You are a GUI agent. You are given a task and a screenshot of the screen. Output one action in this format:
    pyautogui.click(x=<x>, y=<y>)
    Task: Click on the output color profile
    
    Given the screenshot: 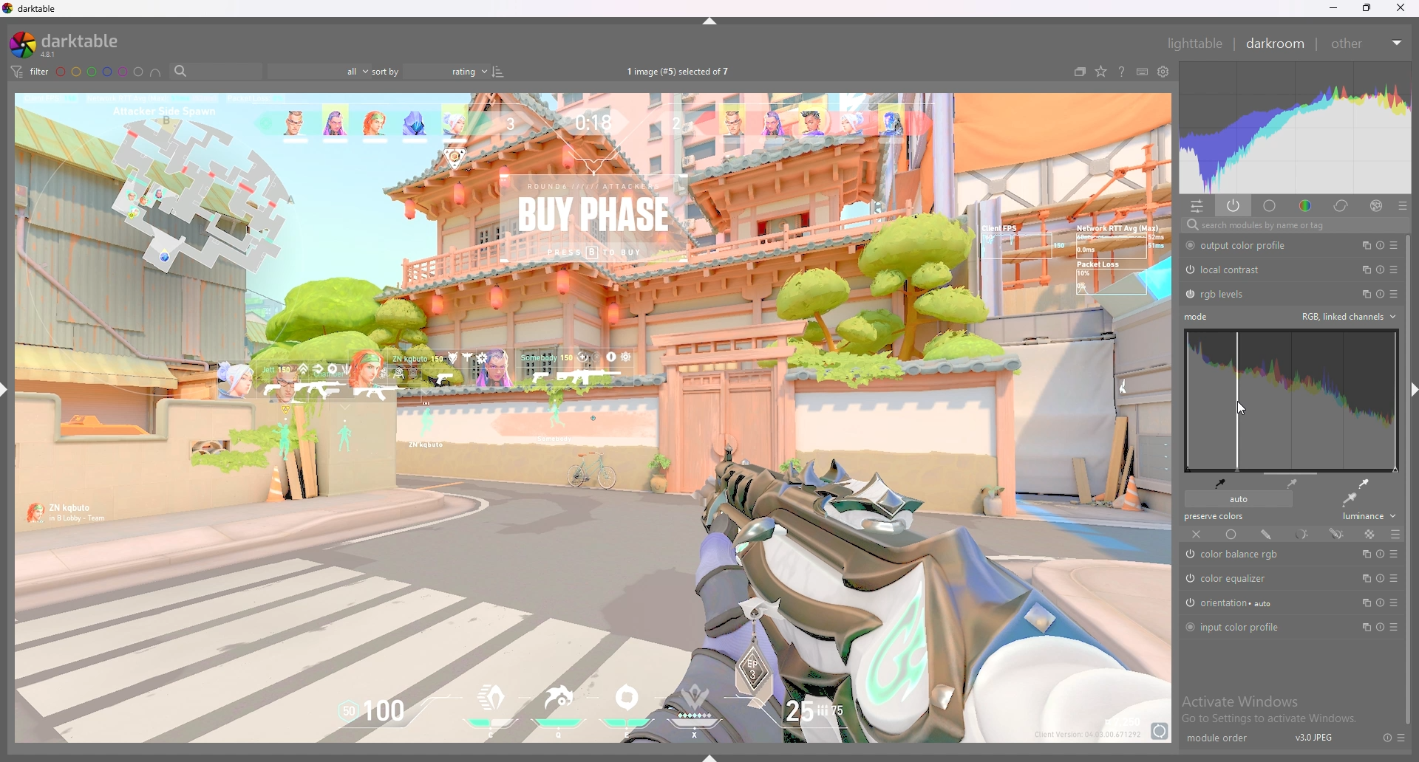 What is the action you would take?
    pyautogui.click(x=1248, y=245)
    